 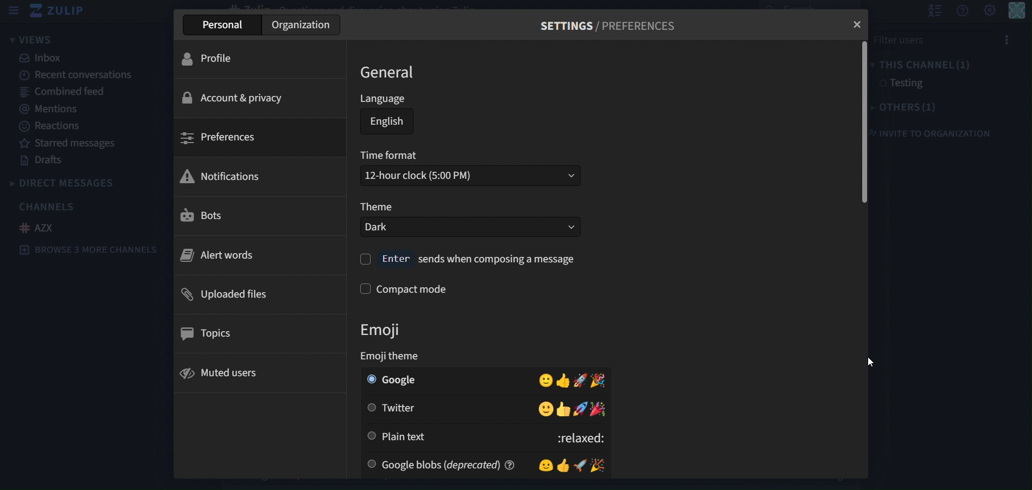 What do you see at coordinates (482, 259) in the screenshot?
I see `Enter sends when composing a message` at bounding box center [482, 259].